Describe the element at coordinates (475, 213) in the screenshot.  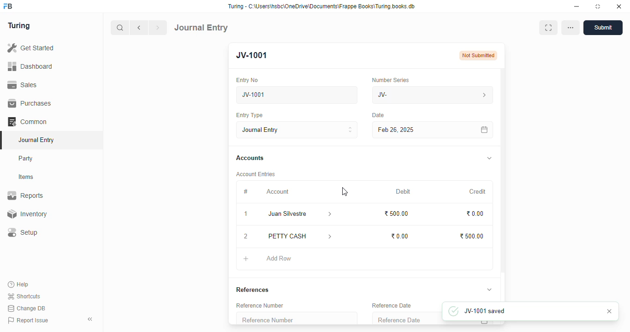
I see `₹0.00` at that location.